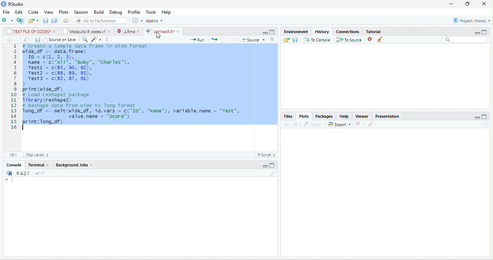 This screenshot has height=260, width=493. What do you see at coordinates (349, 39) in the screenshot?
I see `To Source` at bounding box center [349, 39].